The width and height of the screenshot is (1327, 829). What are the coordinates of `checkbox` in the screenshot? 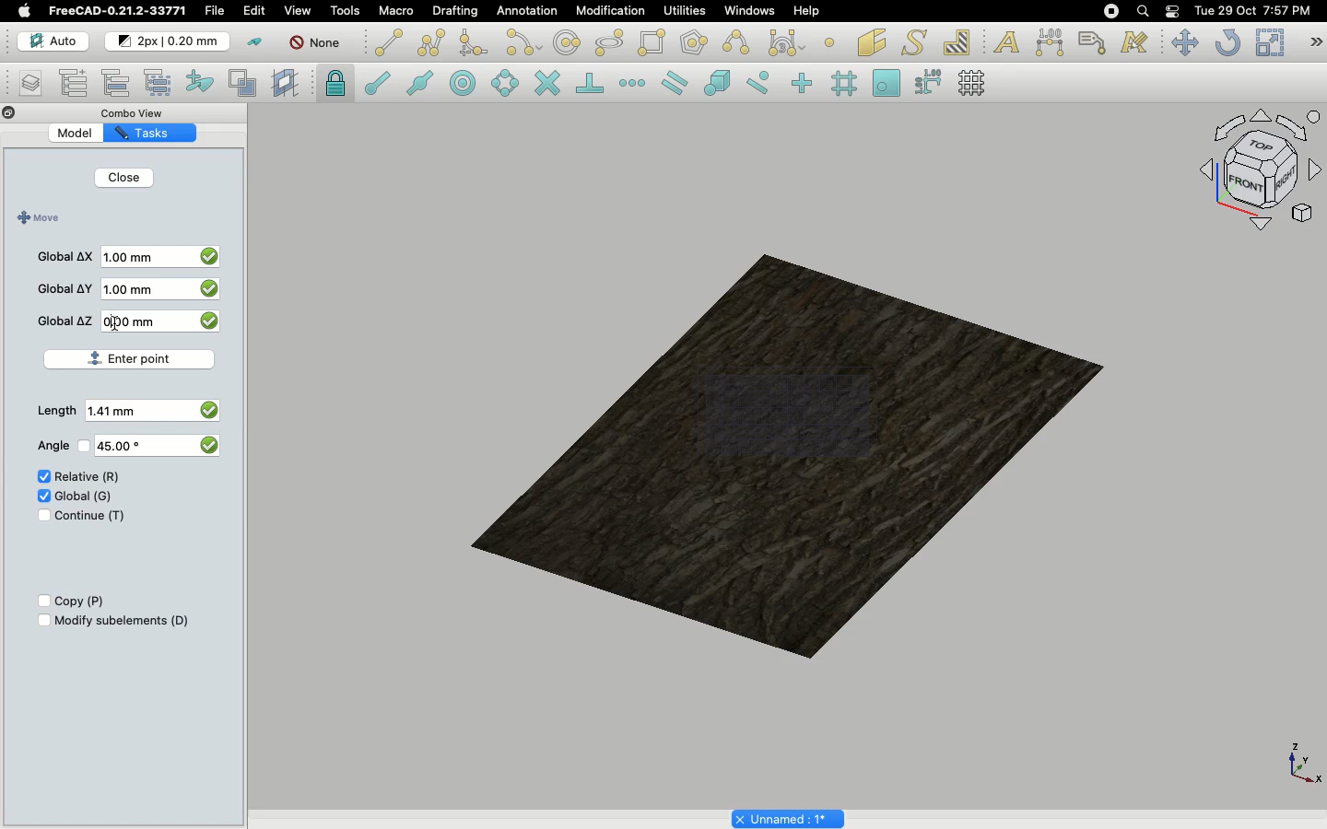 It's located at (208, 291).